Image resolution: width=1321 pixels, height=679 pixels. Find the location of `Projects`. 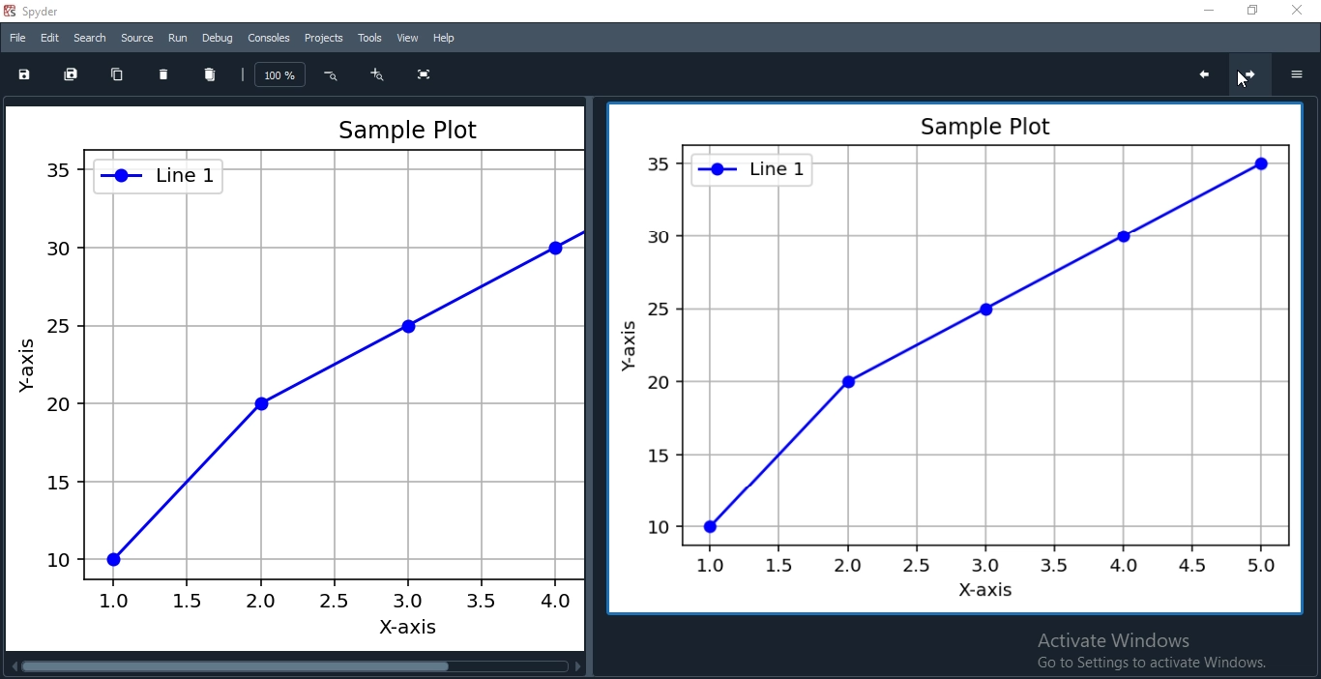

Projects is located at coordinates (324, 38).